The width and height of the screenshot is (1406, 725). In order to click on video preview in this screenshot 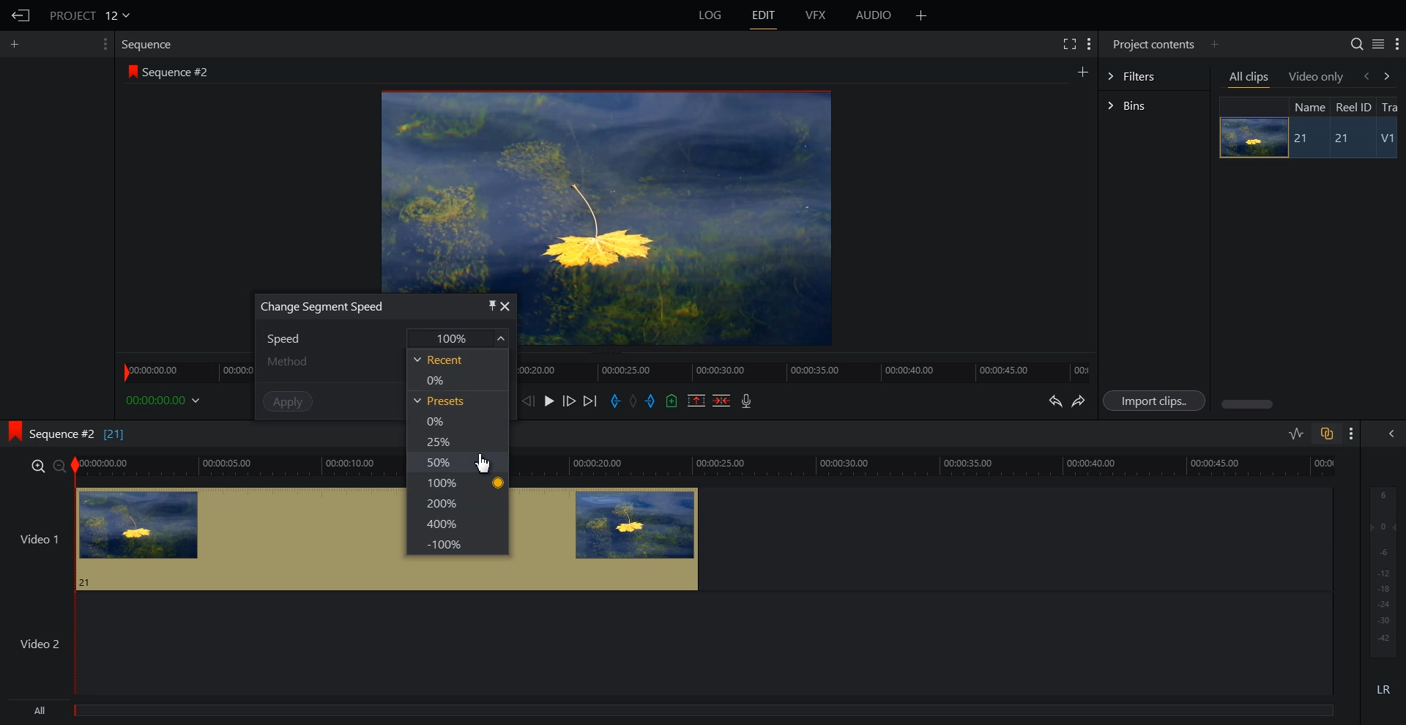, I will do `click(677, 319)`.